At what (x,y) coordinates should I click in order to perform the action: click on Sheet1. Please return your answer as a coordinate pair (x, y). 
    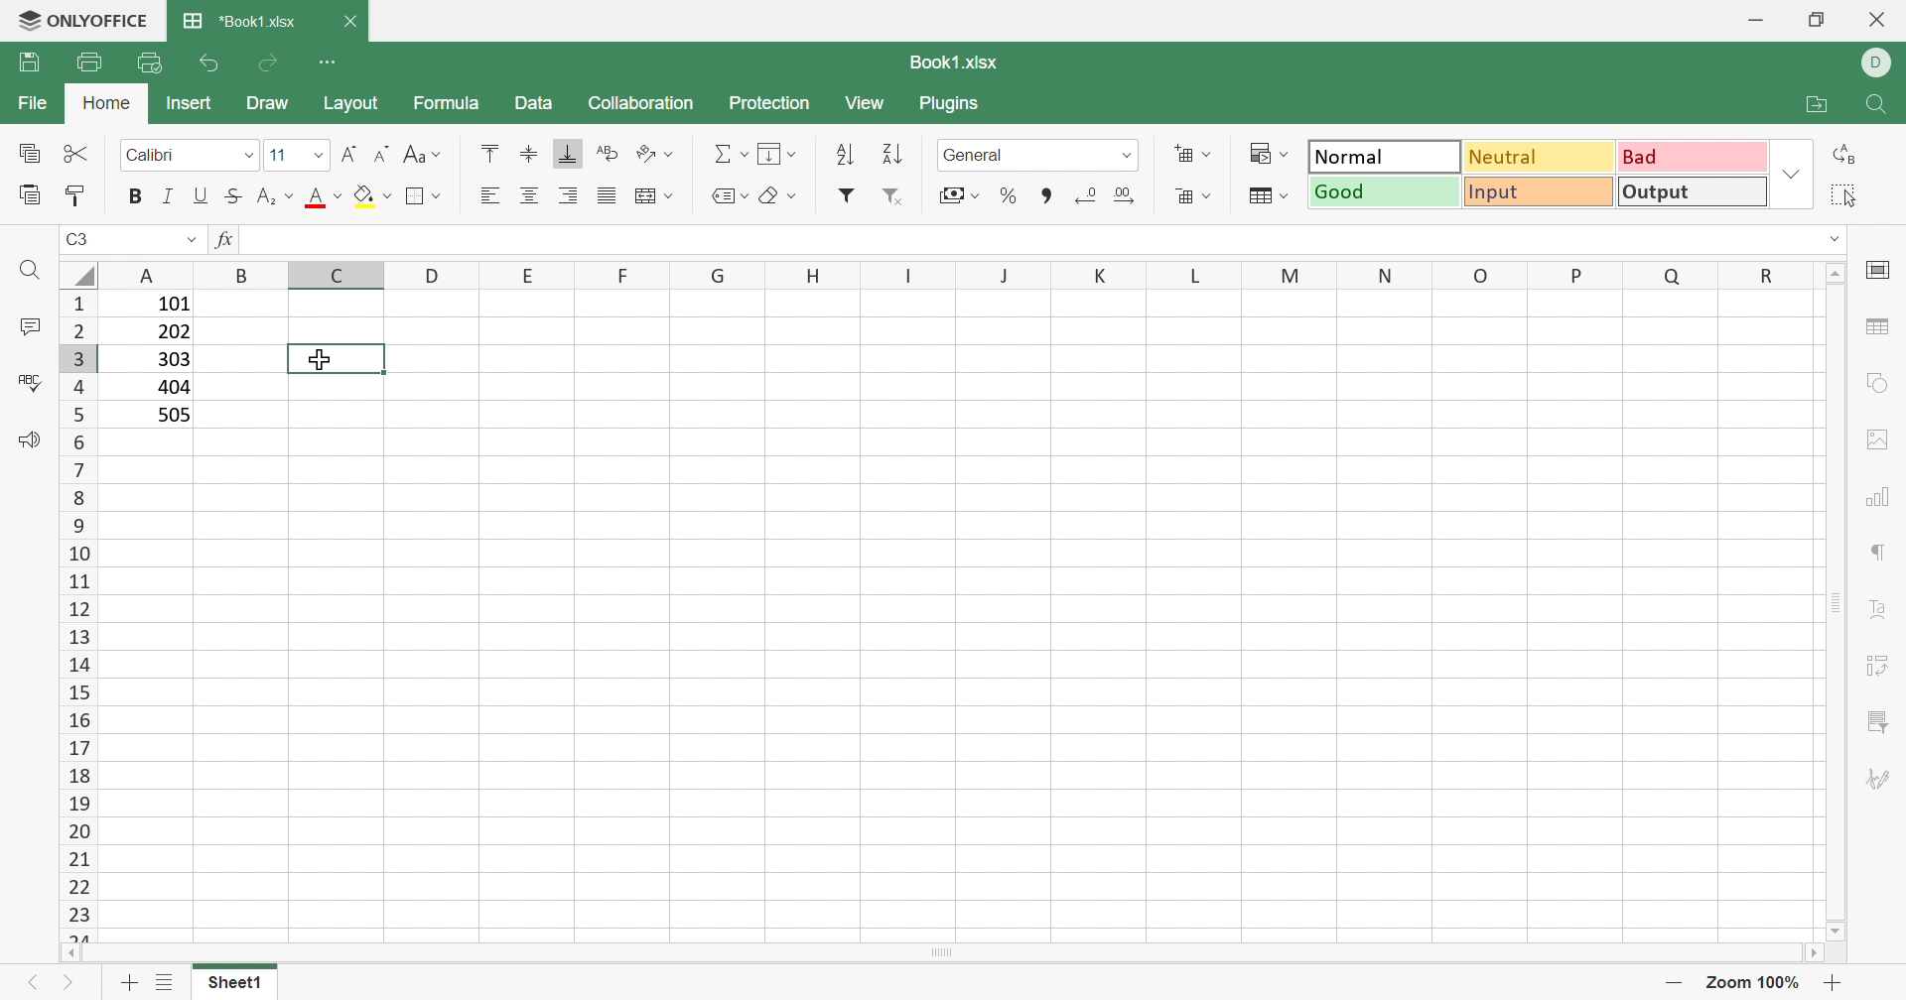
    Looking at the image, I should click on (234, 982).